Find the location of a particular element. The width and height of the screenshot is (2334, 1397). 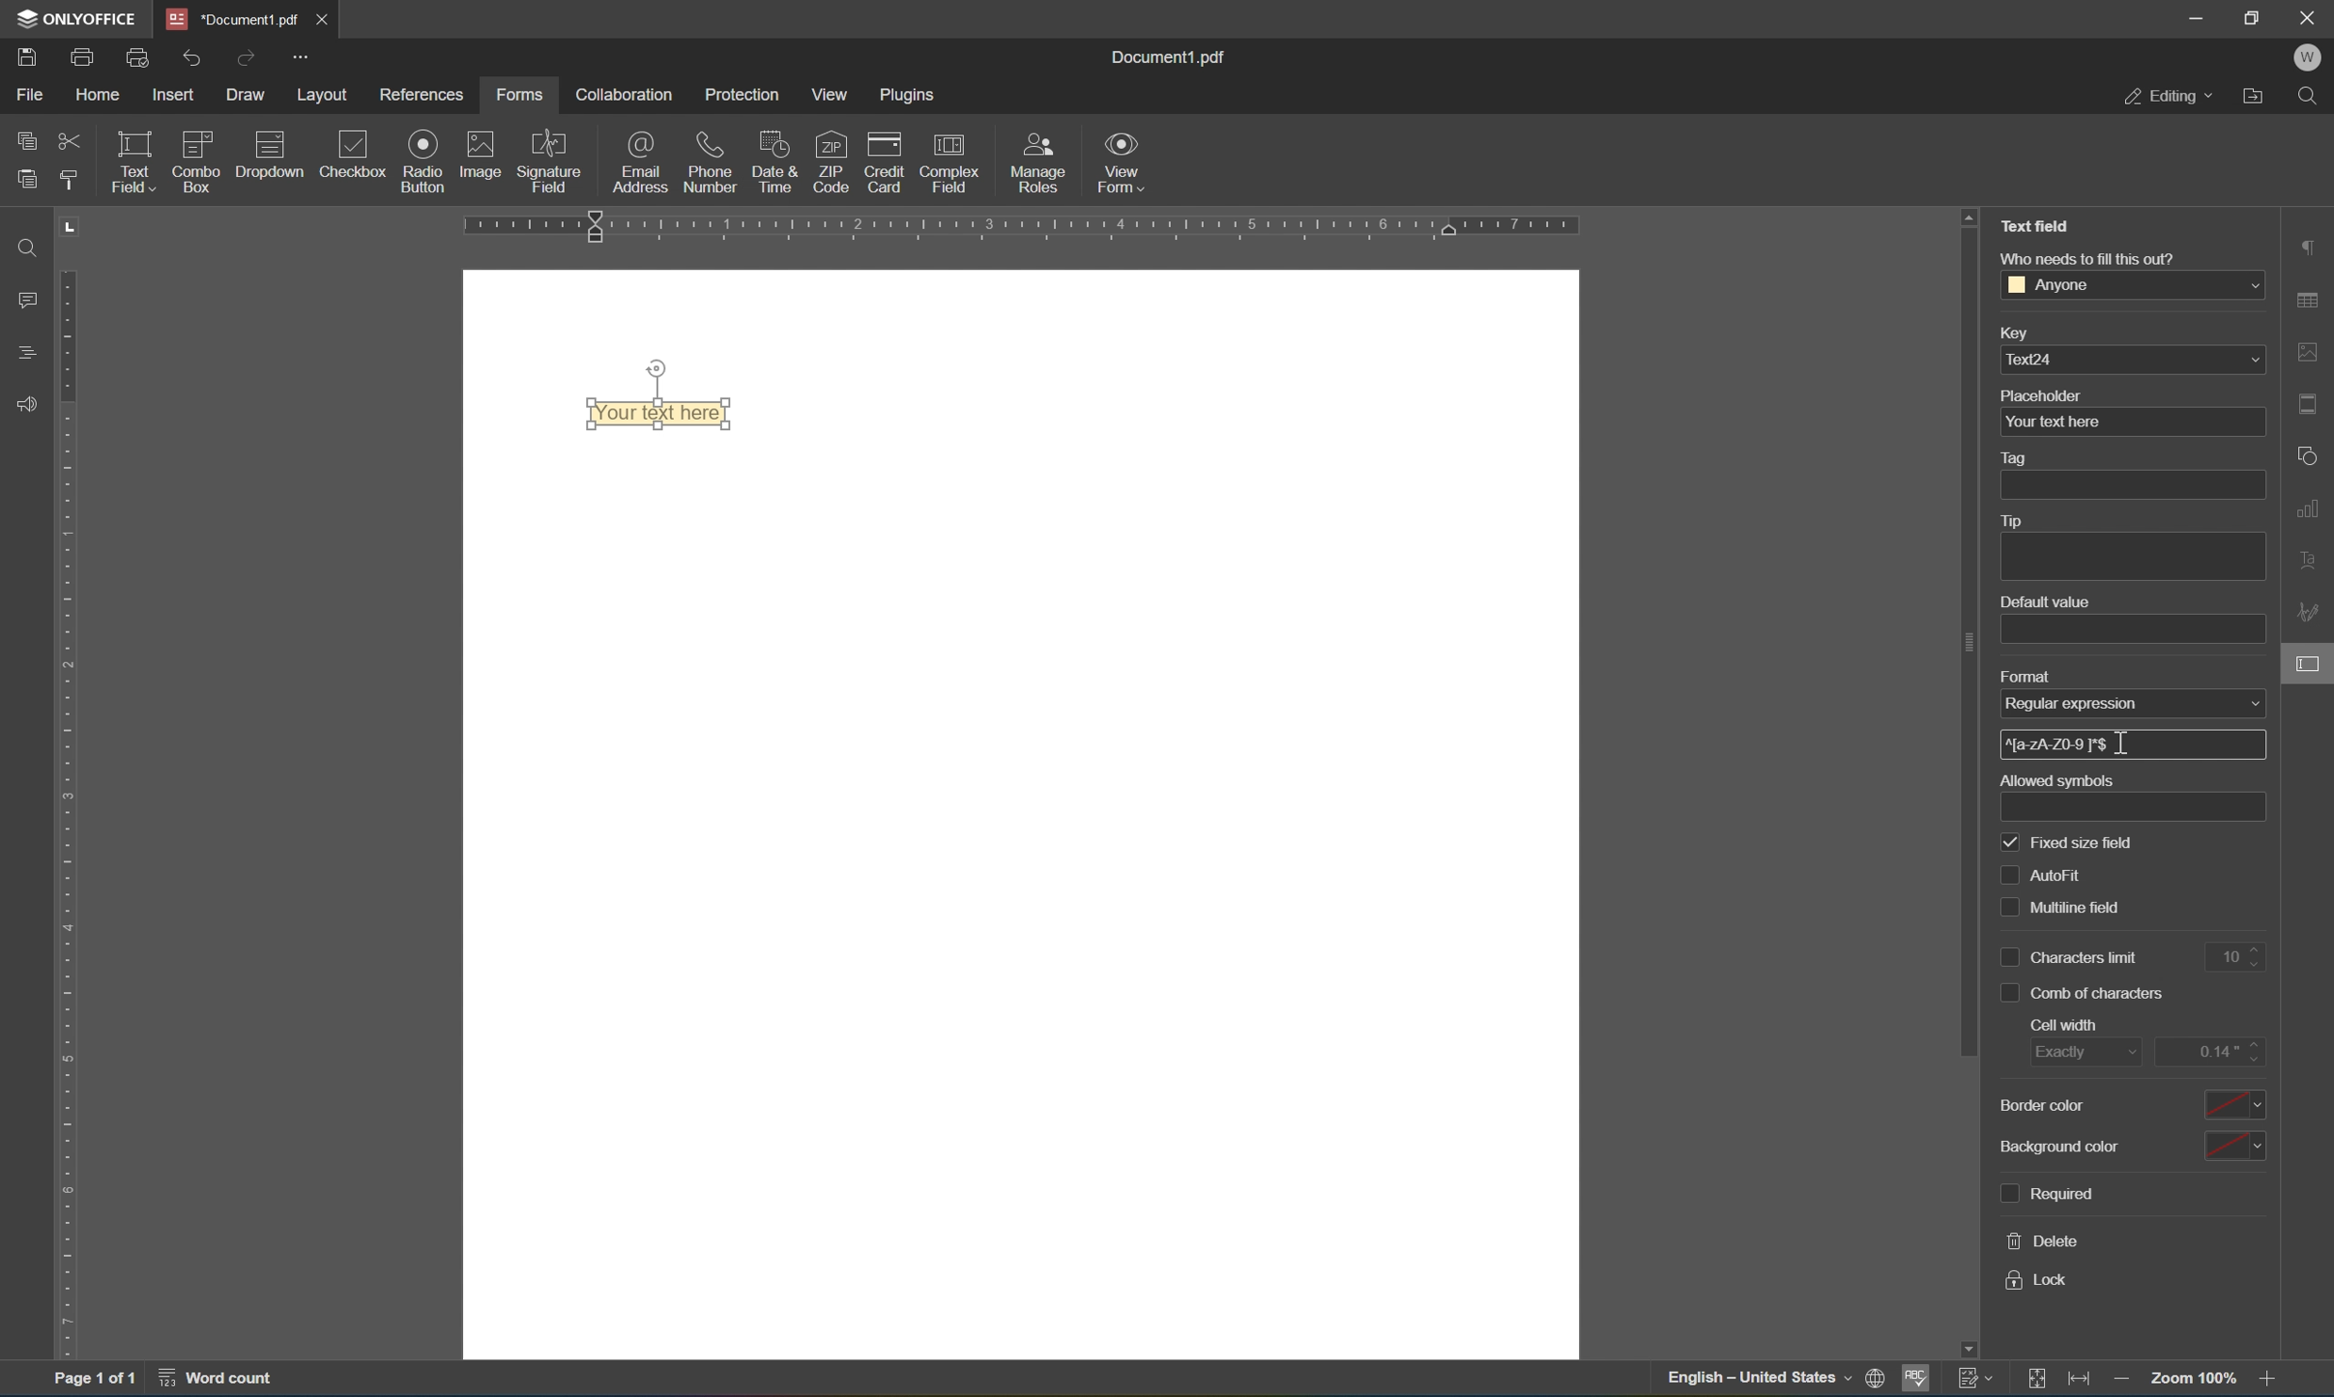

scroll bar is located at coordinates (1968, 643).